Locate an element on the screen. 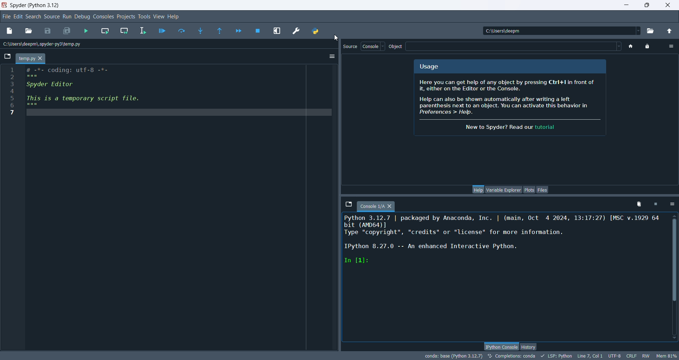 The image size is (679, 360). interrupt kernel is located at coordinates (656, 203).